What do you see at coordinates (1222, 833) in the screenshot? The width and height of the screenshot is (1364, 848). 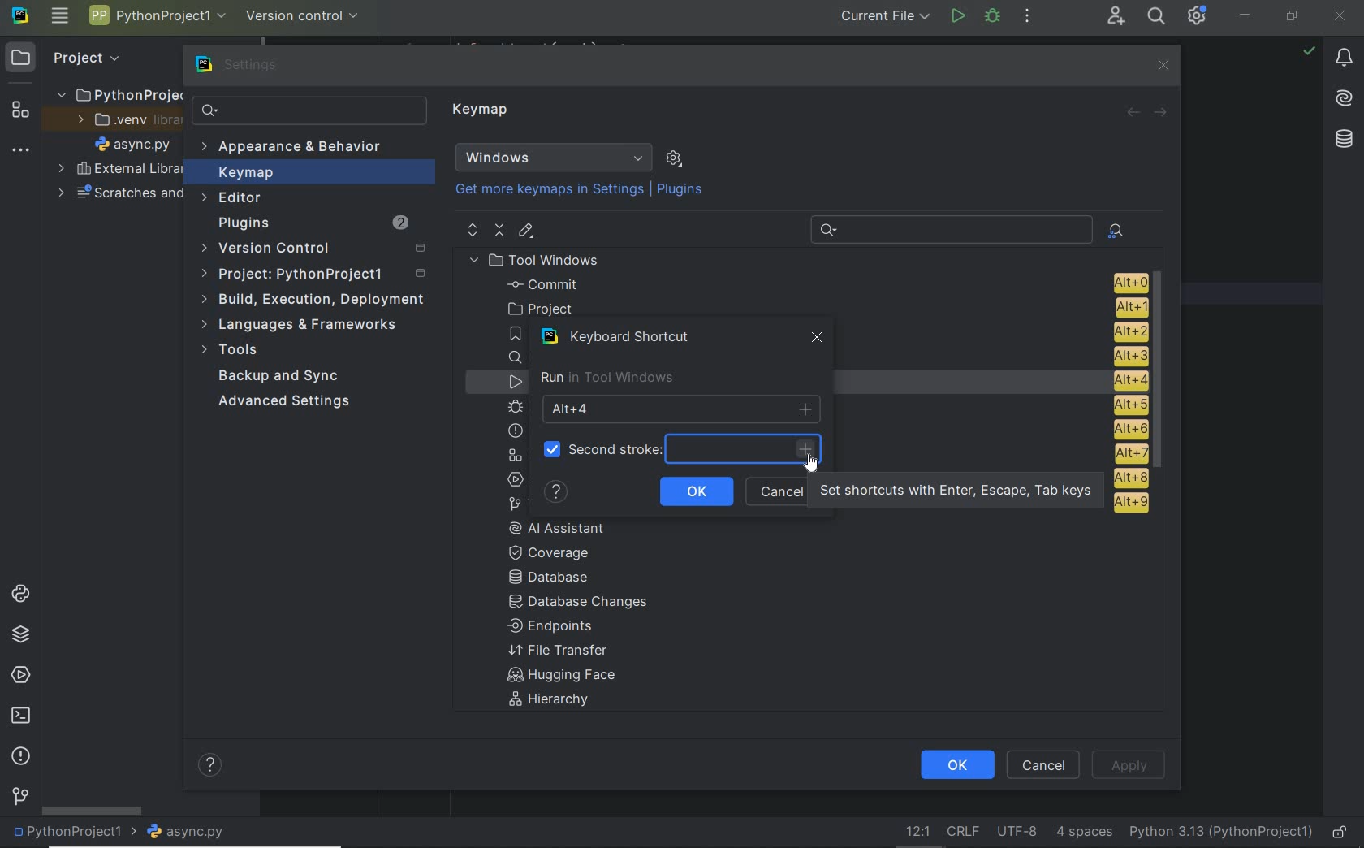 I see `current interpreter` at bounding box center [1222, 833].